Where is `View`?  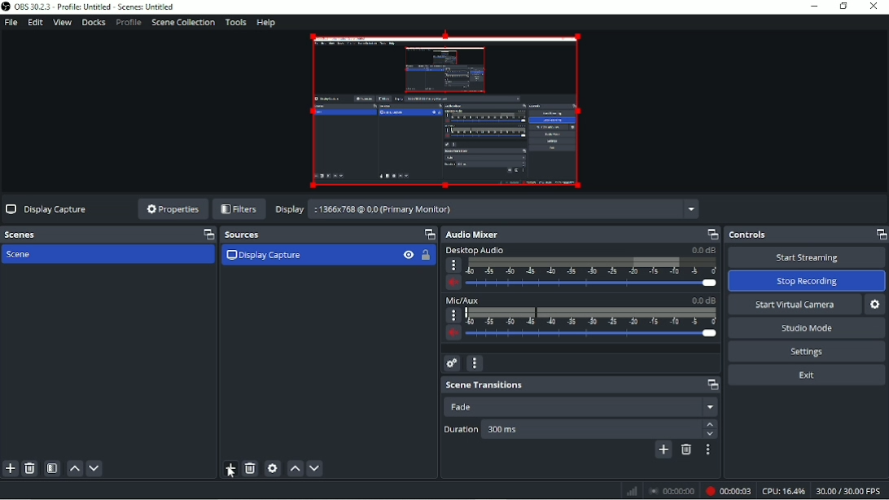 View is located at coordinates (62, 22).